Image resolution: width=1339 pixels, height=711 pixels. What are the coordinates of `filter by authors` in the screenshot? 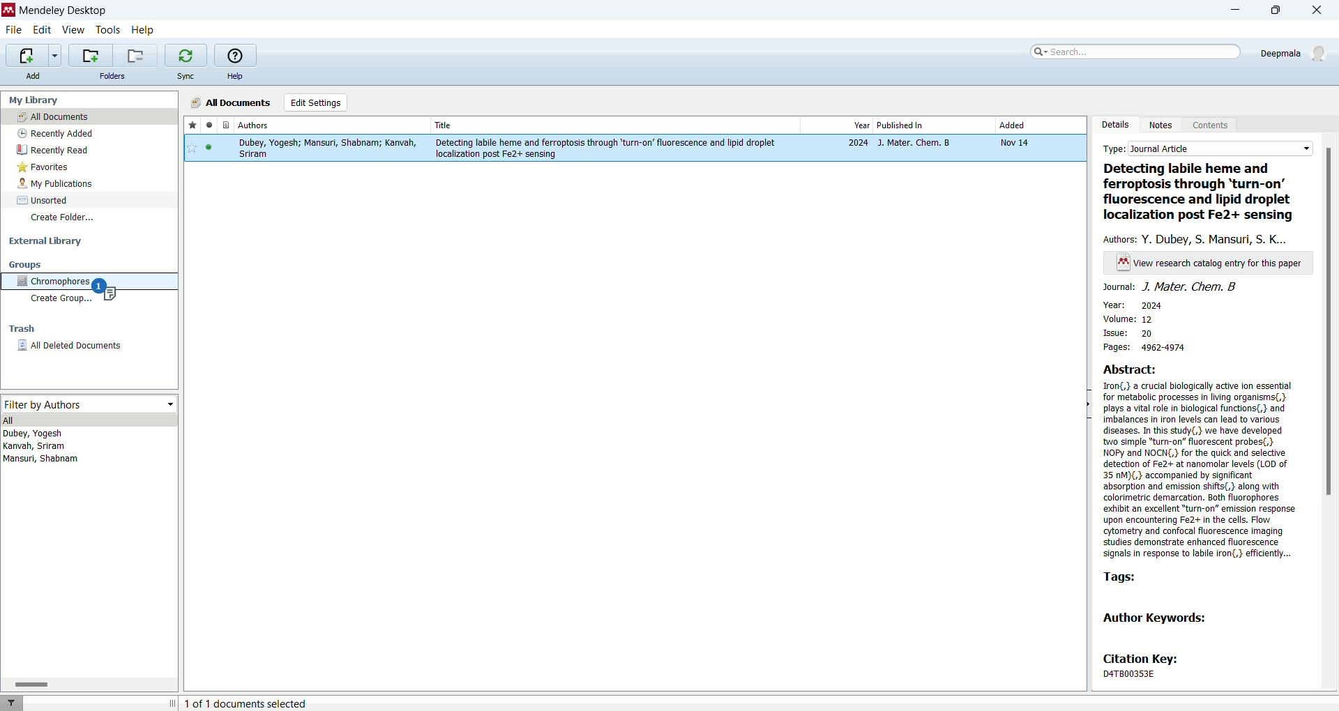 It's located at (91, 405).